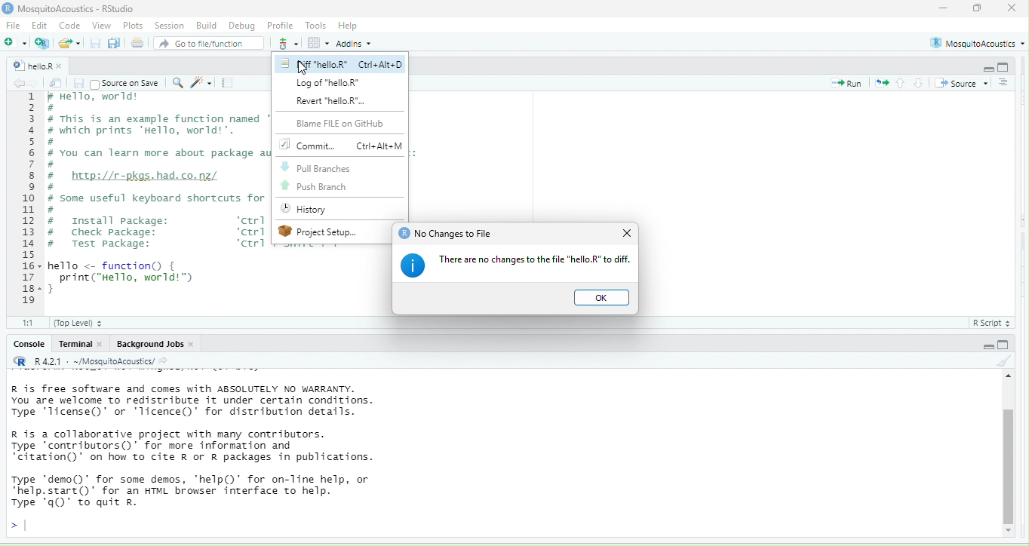 Image resolution: width=1029 pixels, height=546 pixels. I want to click on Revert "helloR"., so click(333, 102).